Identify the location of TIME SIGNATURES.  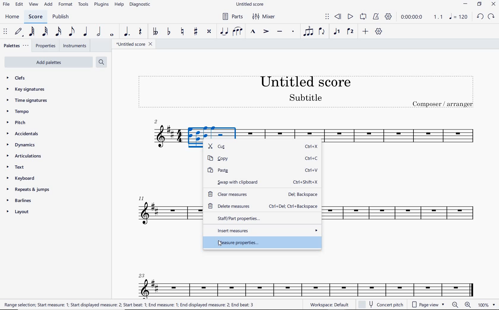
(28, 101).